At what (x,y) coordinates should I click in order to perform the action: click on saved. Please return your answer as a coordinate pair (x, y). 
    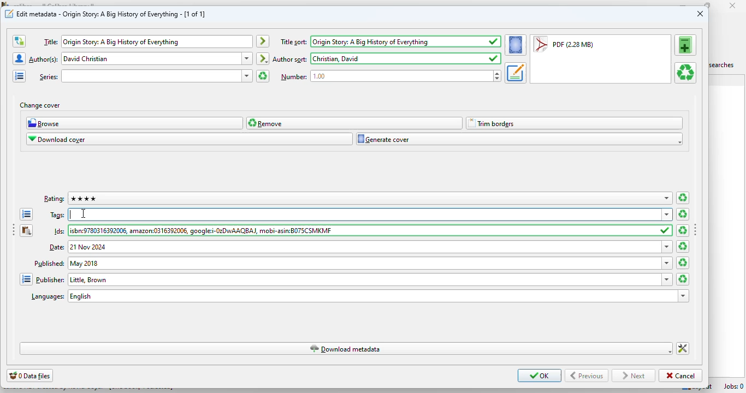
    Looking at the image, I should click on (494, 58).